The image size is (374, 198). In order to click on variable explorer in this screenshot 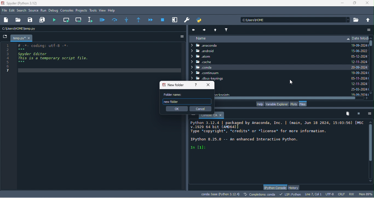, I will do `click(277, 104)`.